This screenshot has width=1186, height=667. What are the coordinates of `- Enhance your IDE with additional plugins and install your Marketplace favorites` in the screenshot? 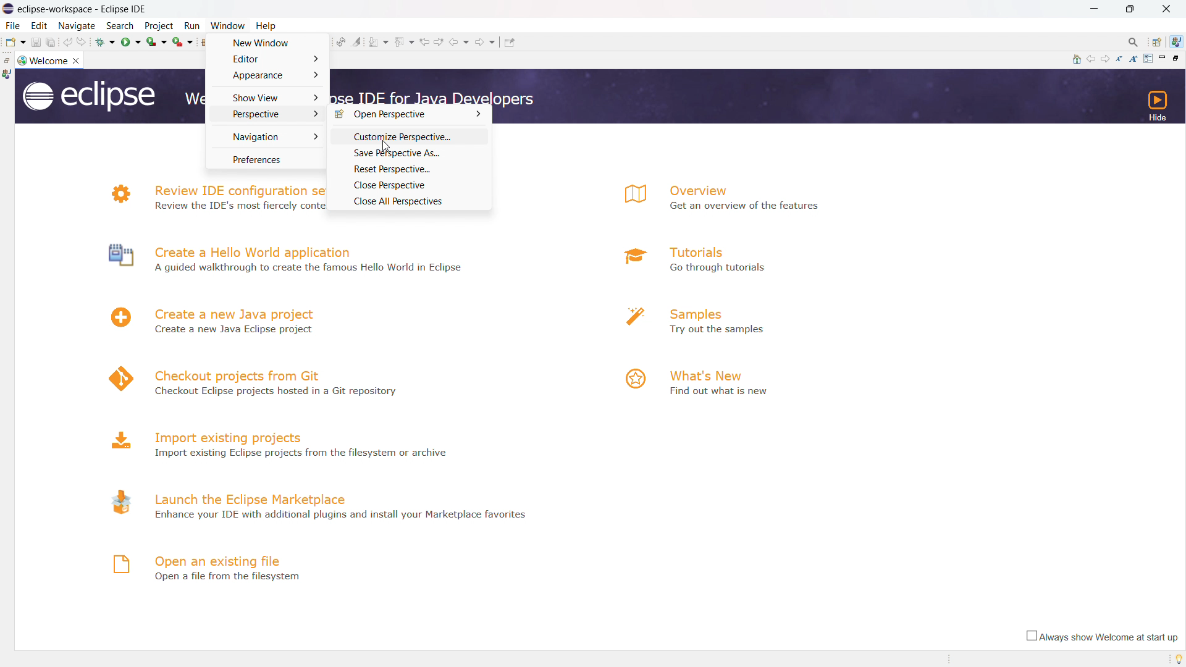 It's located at (343, 515).